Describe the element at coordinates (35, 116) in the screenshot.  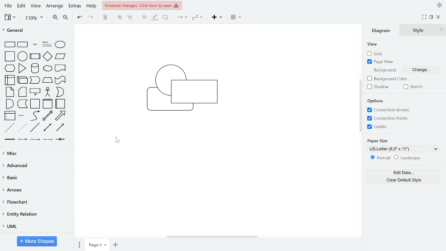
I see `curve` at that location.